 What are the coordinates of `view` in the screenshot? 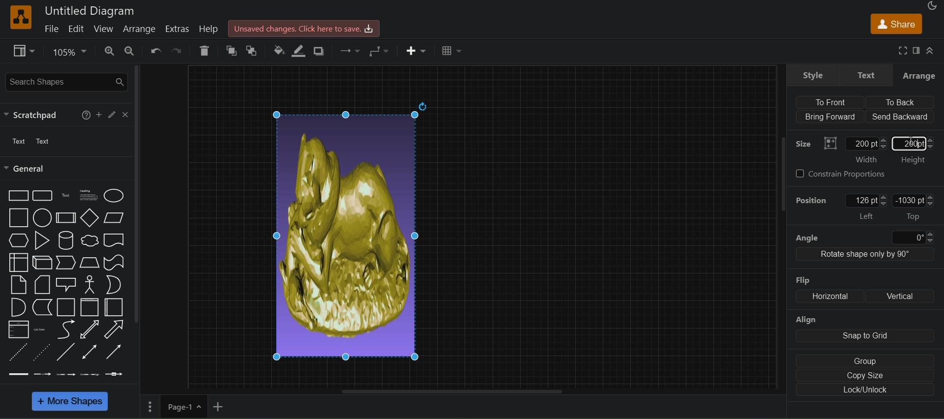 It's located at (102, 30).